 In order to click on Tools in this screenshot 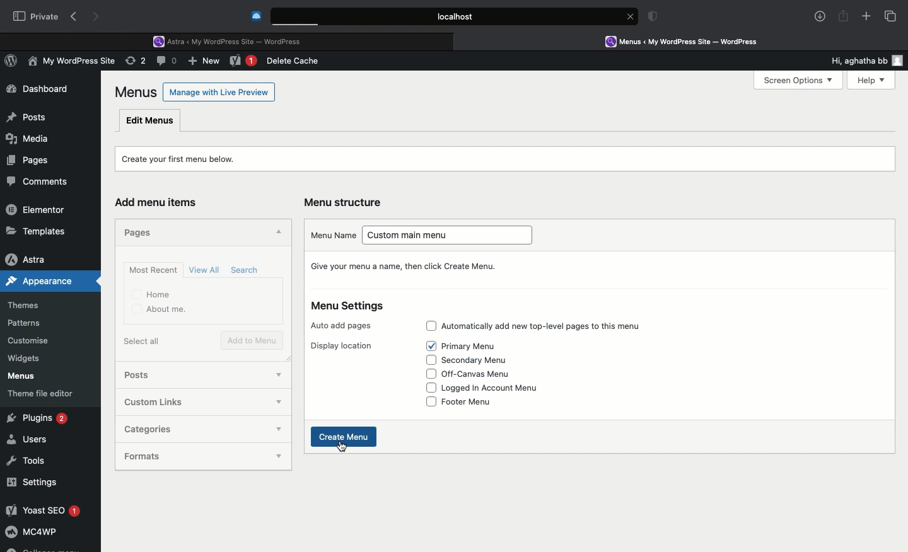, I will do `click(27, 459)`.